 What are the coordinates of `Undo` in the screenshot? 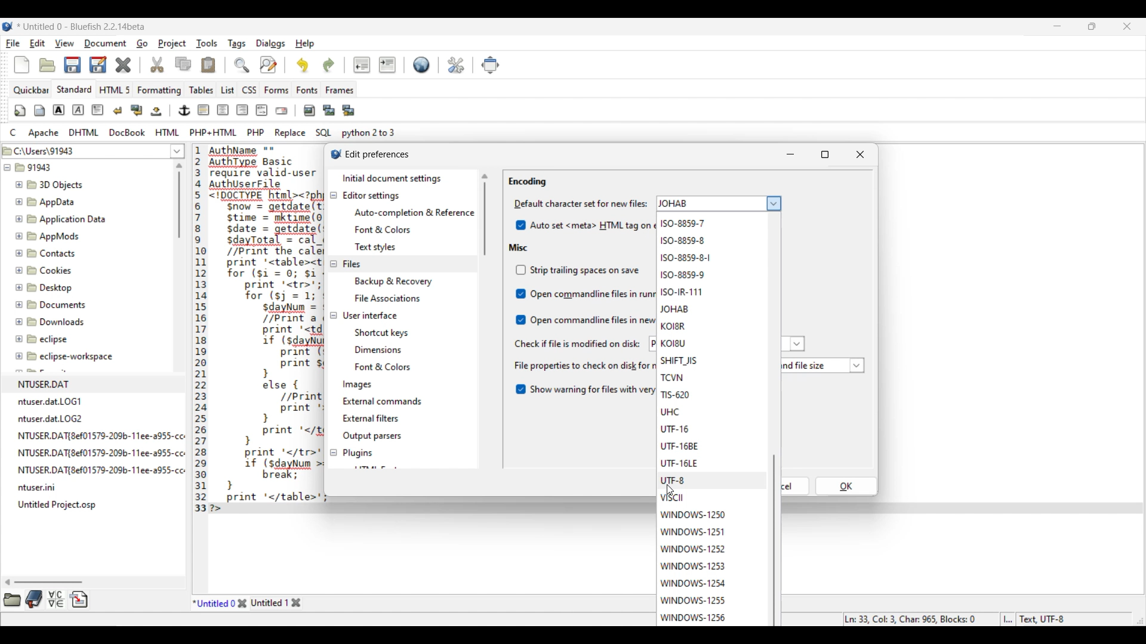 It's located at (303, 65).